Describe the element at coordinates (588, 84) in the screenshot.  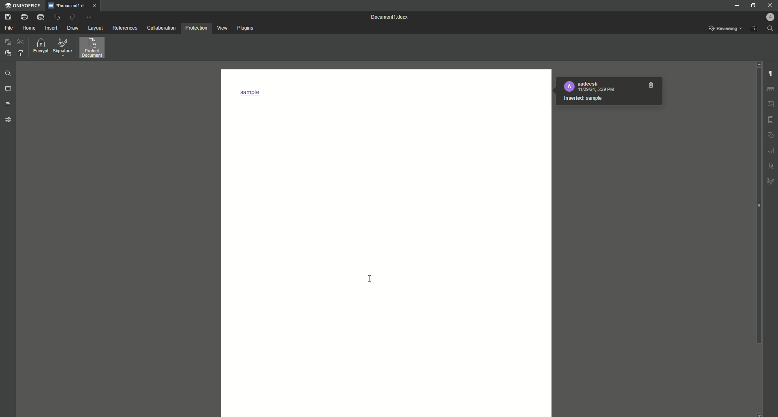
I see `aadeesh` at that location.